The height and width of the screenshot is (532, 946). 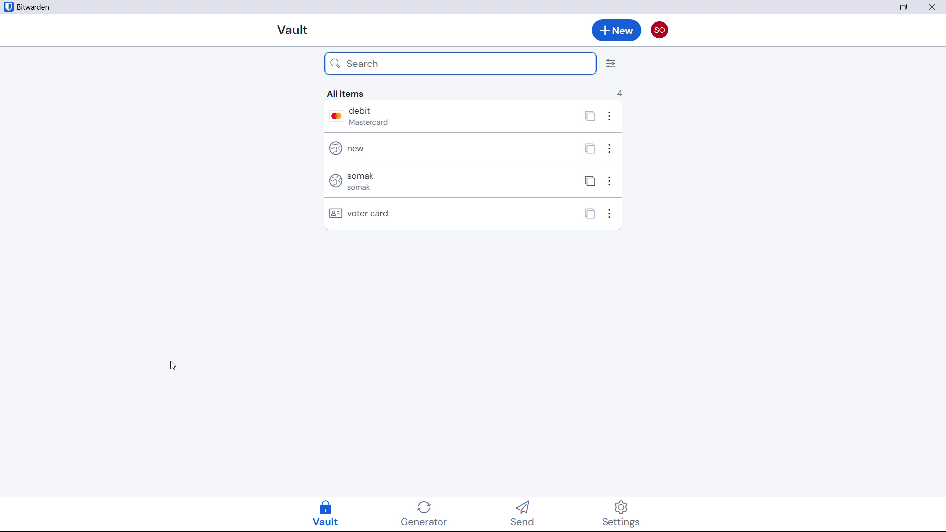 What do you see at coordinates (8, 7) in the screenshot?
I see `logo` at bounding box center [8, 7].